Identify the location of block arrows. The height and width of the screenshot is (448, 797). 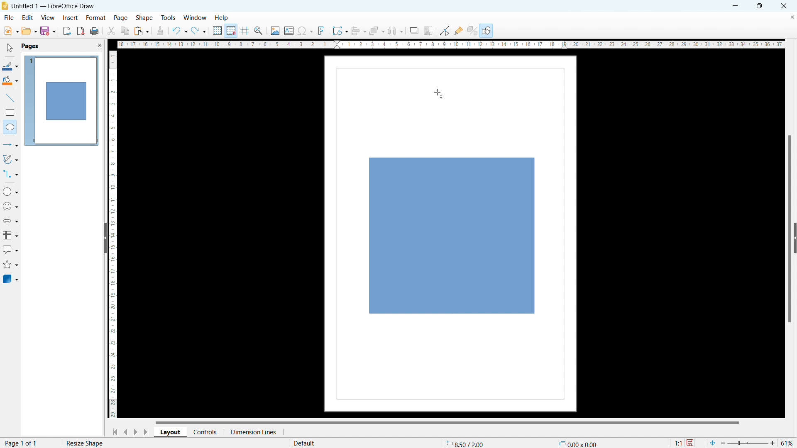
(11, 221).